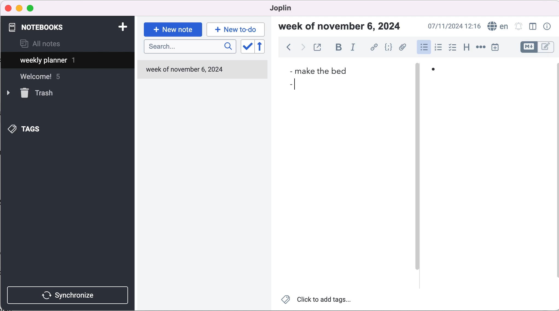  What do you see at coordinates (40, 44) in the screenshot?
I see `all notes` at bounding box center [40, 44].